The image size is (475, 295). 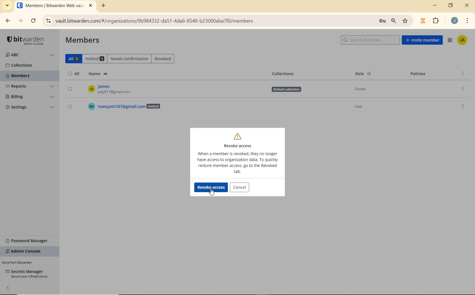 What do you see at coordinates (31, 55) in the screenshot?
I see `ORGANIZATION NAME` at bounding box center [31, 55].